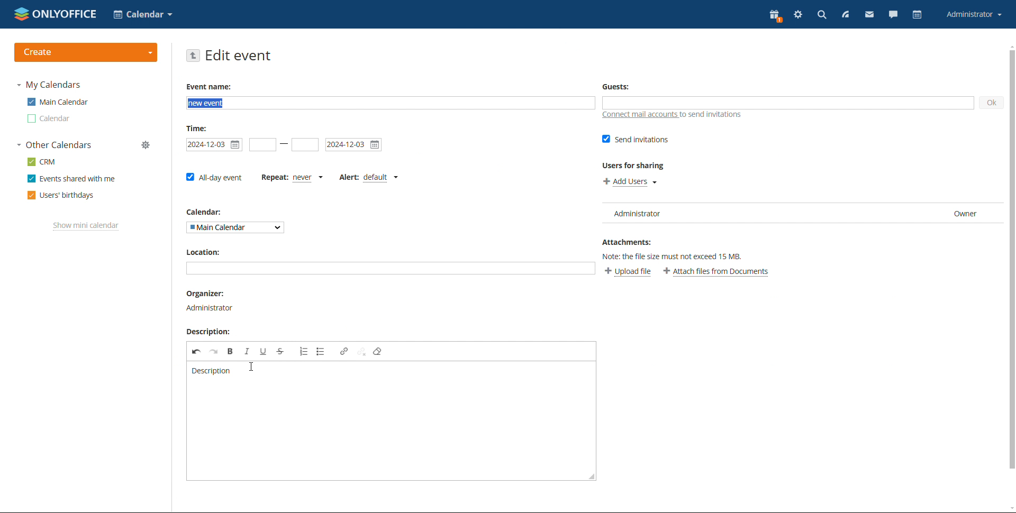 The height and width of the screenshot is (513, 1016). Describe the element at coordinates (379, 178) in the screenshot. I see `default` at that location.